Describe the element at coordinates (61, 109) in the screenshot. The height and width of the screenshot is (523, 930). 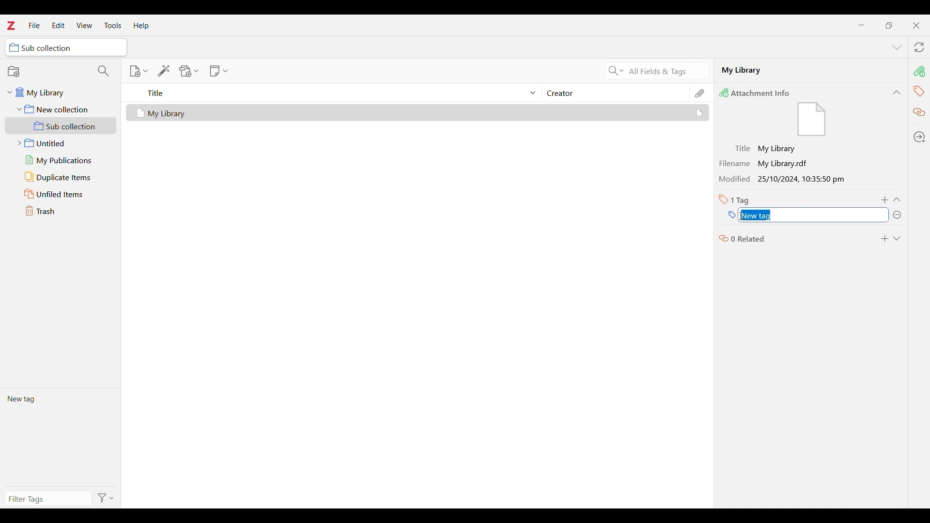
I see `New collection folder` at that location.